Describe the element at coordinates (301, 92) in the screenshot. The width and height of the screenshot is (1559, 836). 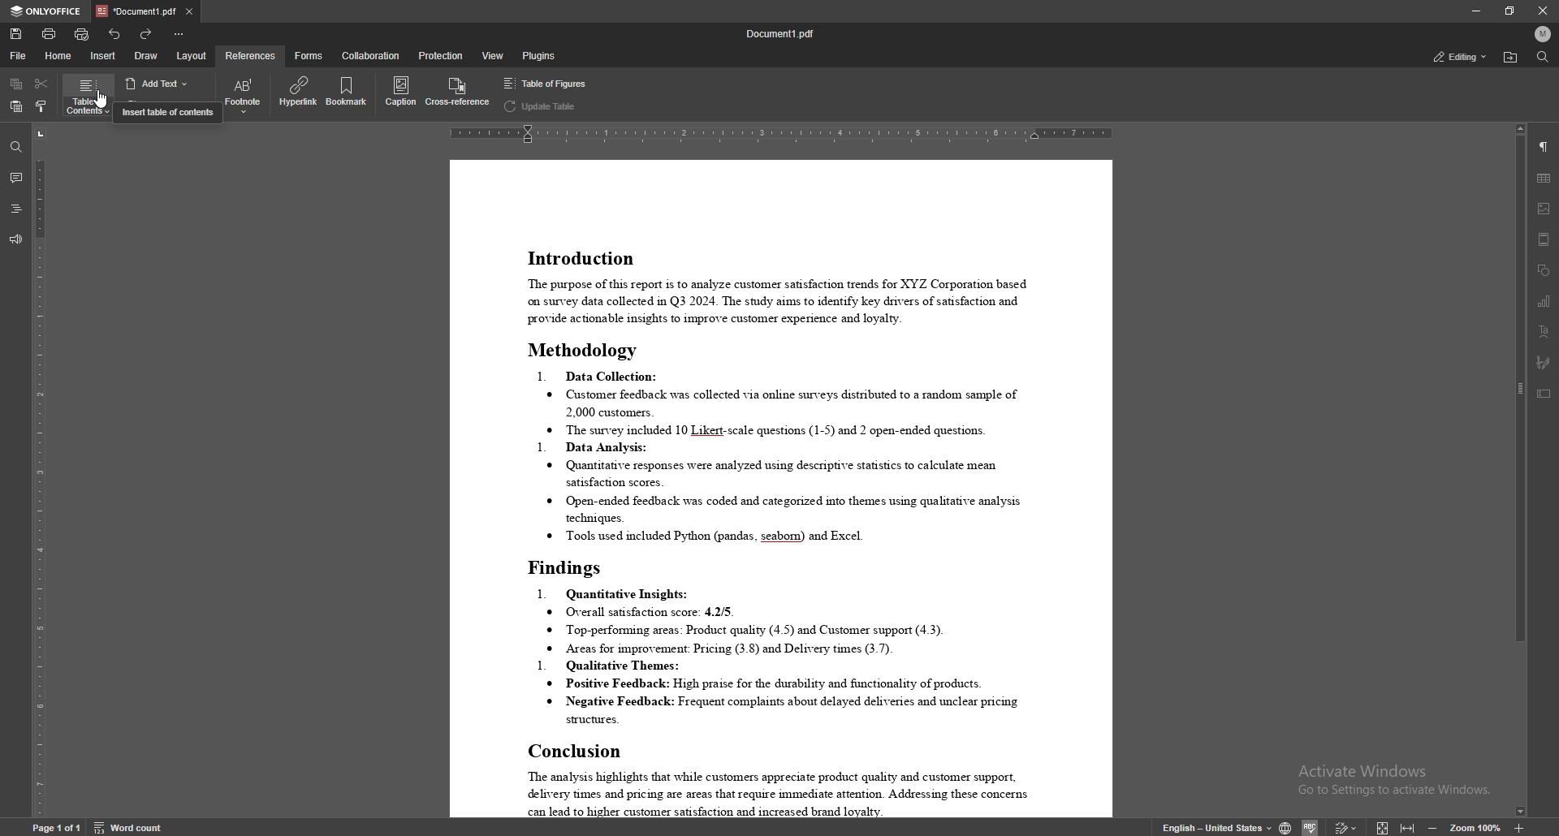
I see `hyperlink` at that location.